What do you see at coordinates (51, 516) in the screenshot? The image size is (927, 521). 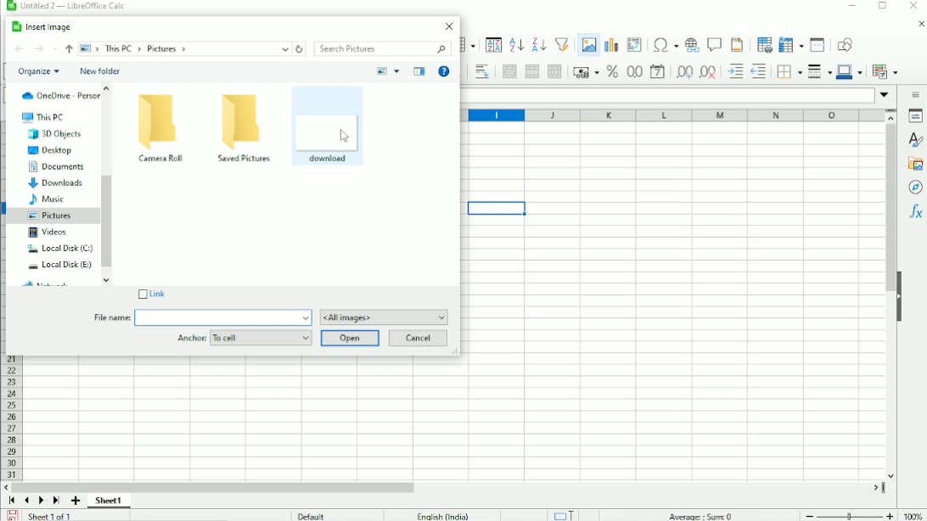 I see `Sheet 1 of 1` at bounding box center [51, 516].